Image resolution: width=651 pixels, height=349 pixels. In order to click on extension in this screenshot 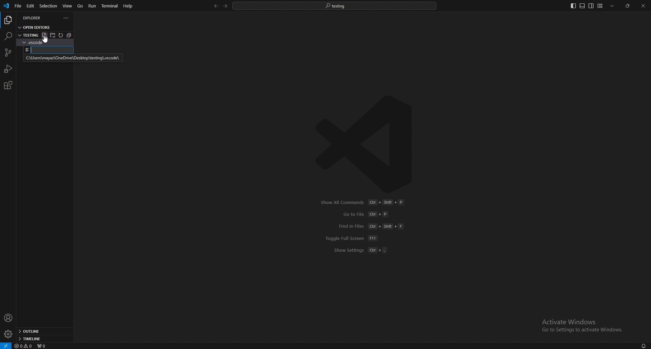, I will do `click(8, 85)`.